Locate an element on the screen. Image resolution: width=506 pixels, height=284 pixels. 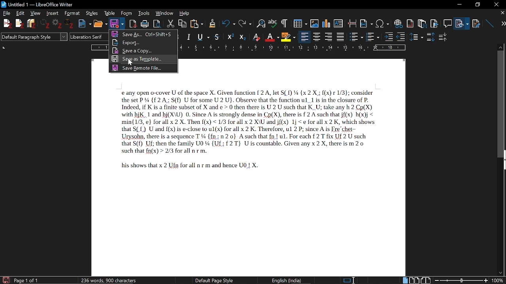
Redo is located at coordinates (244, 23).